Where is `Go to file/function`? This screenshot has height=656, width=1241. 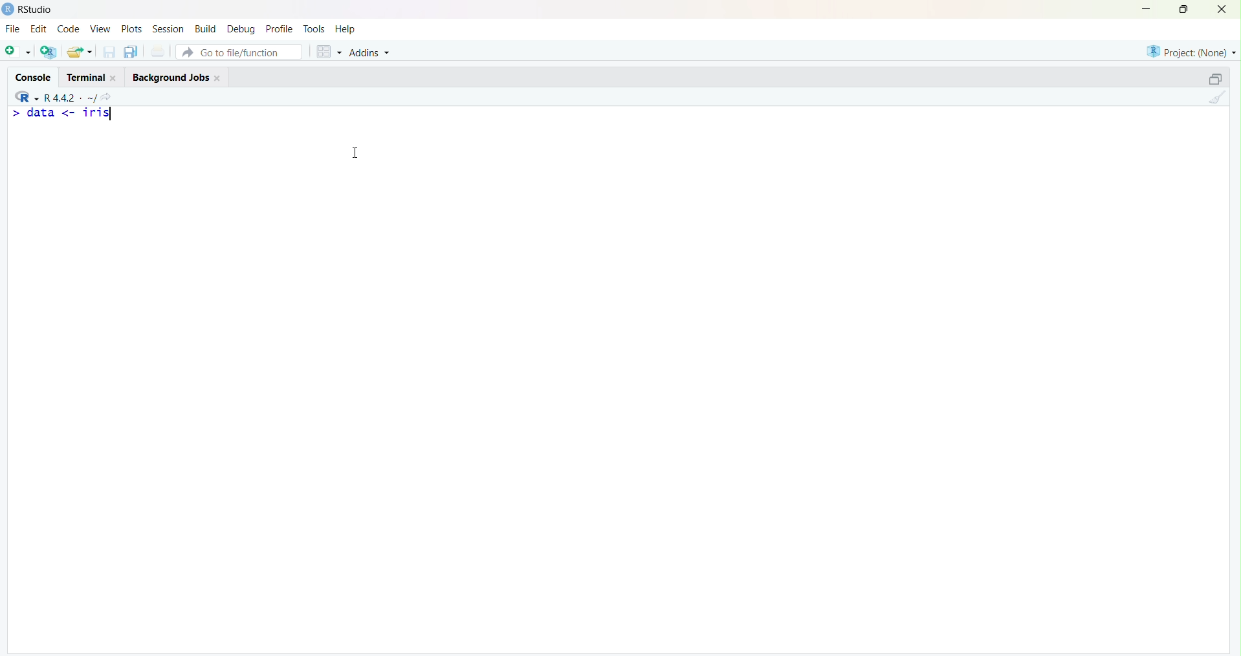
Go to file/function is located at coordinates (238, 50).